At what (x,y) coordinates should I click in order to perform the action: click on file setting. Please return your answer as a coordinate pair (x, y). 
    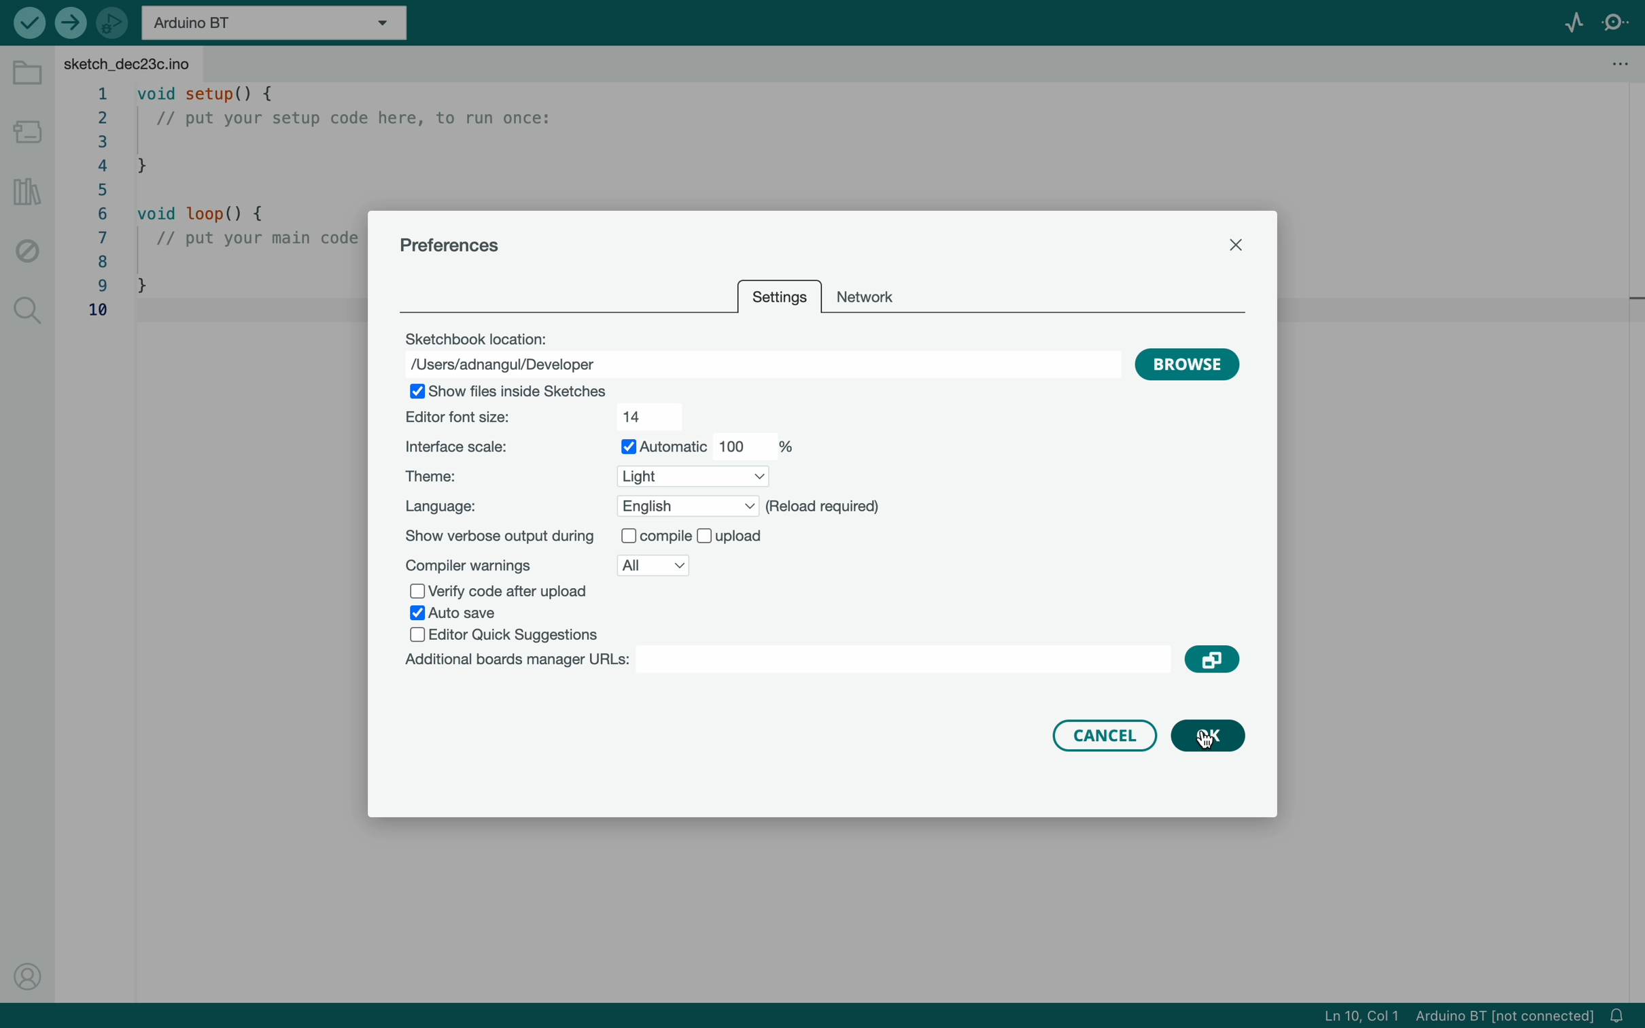
    Looking at the image, I should click on (1618, 63).